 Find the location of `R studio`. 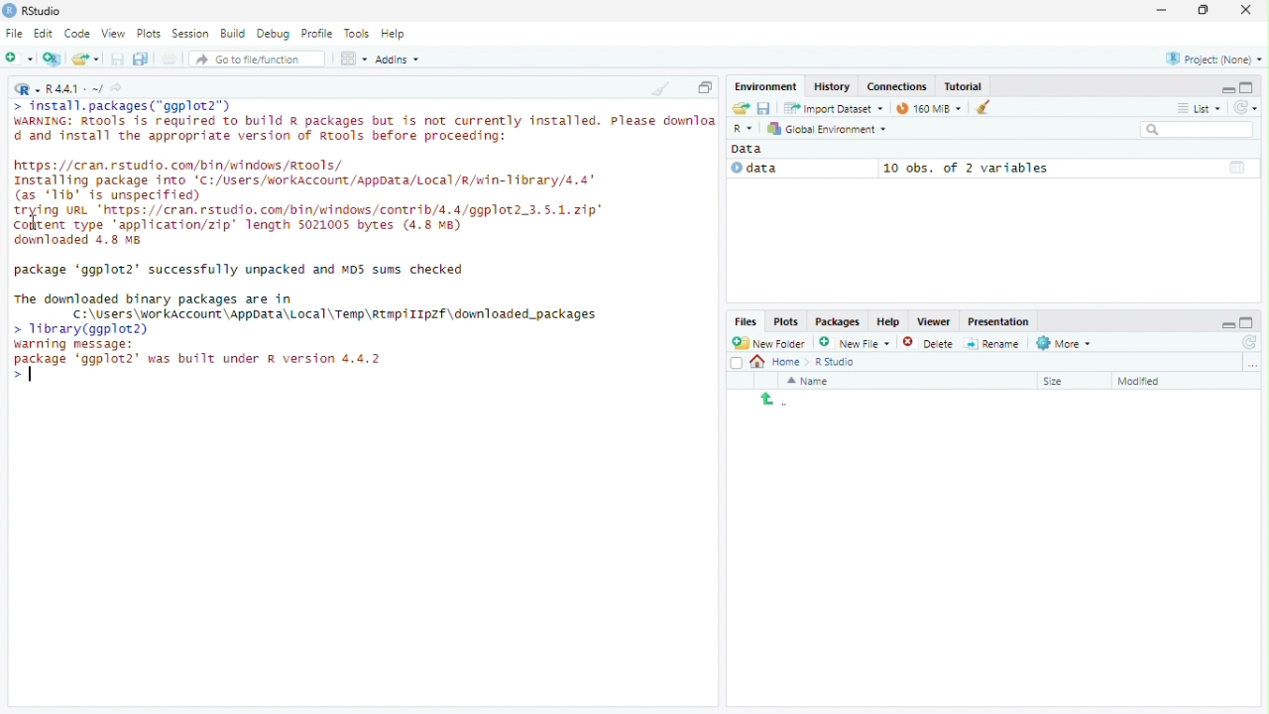

R studio is located at coordinates (835, 362).